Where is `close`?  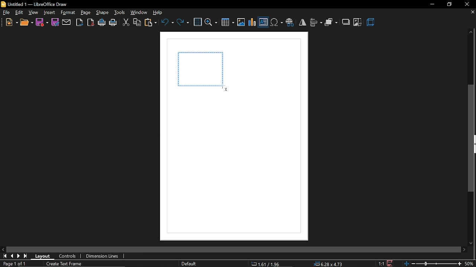
close is located at coordinates (467, 4).